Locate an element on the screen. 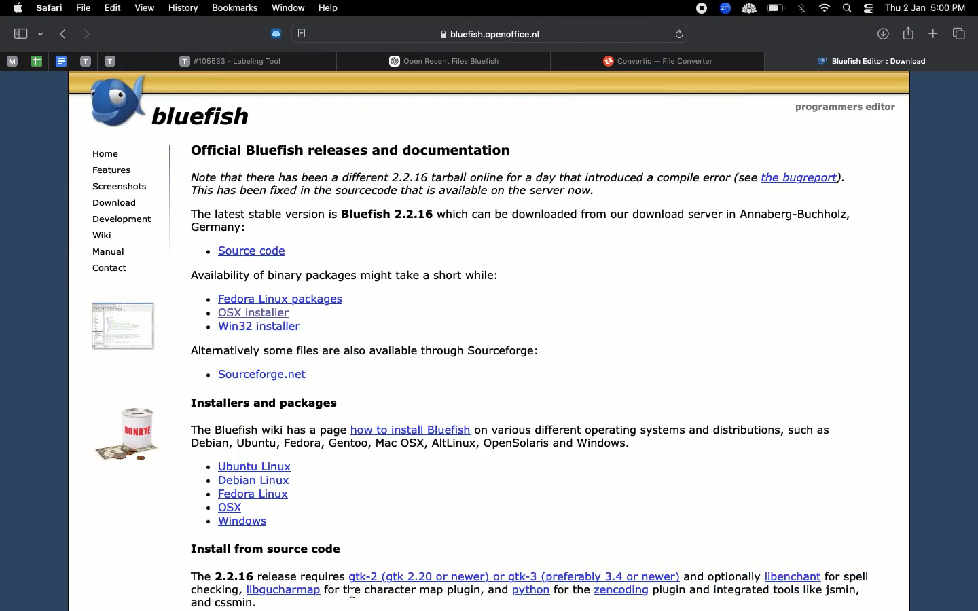  help is located at coordinates (475, 8).